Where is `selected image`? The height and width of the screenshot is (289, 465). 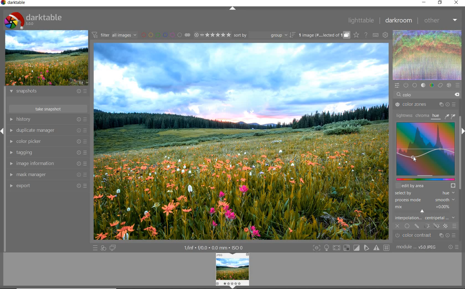
selected image is located at coordinates (242, 141).